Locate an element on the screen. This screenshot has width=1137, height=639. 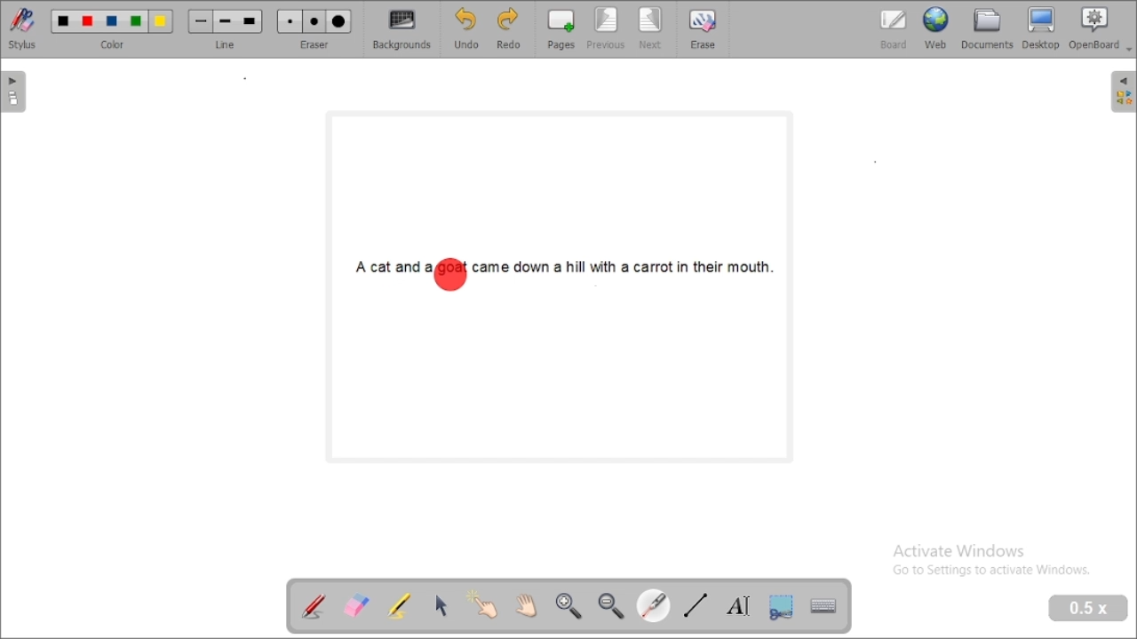
display virtual keyboard is located at coordinates (824, 606).